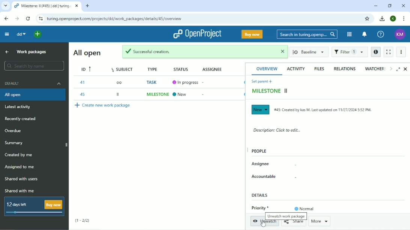  Describe the element at coordinates (400, 34) in the screenshot. I see `KM` at that location.